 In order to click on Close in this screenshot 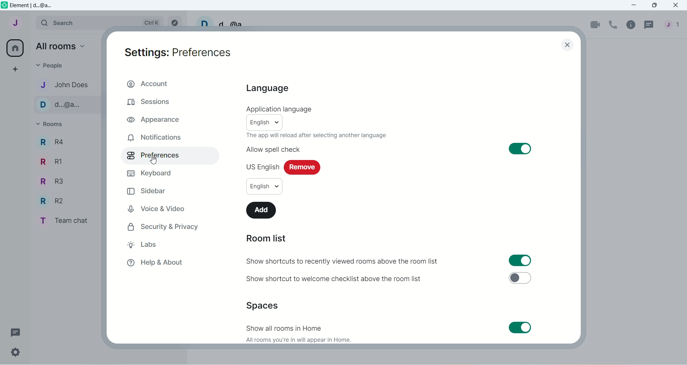, I will do `click(564, 47)`.